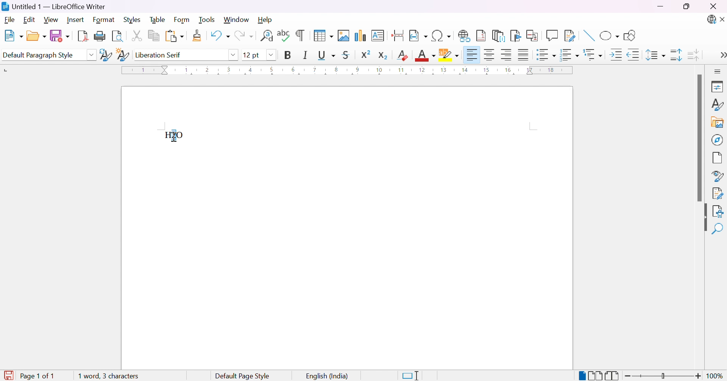 This screenshot has height=381, width=727. Describe the element at coordinates (570, 36) in the screenshot. I see `Show track changes functions` at that location.